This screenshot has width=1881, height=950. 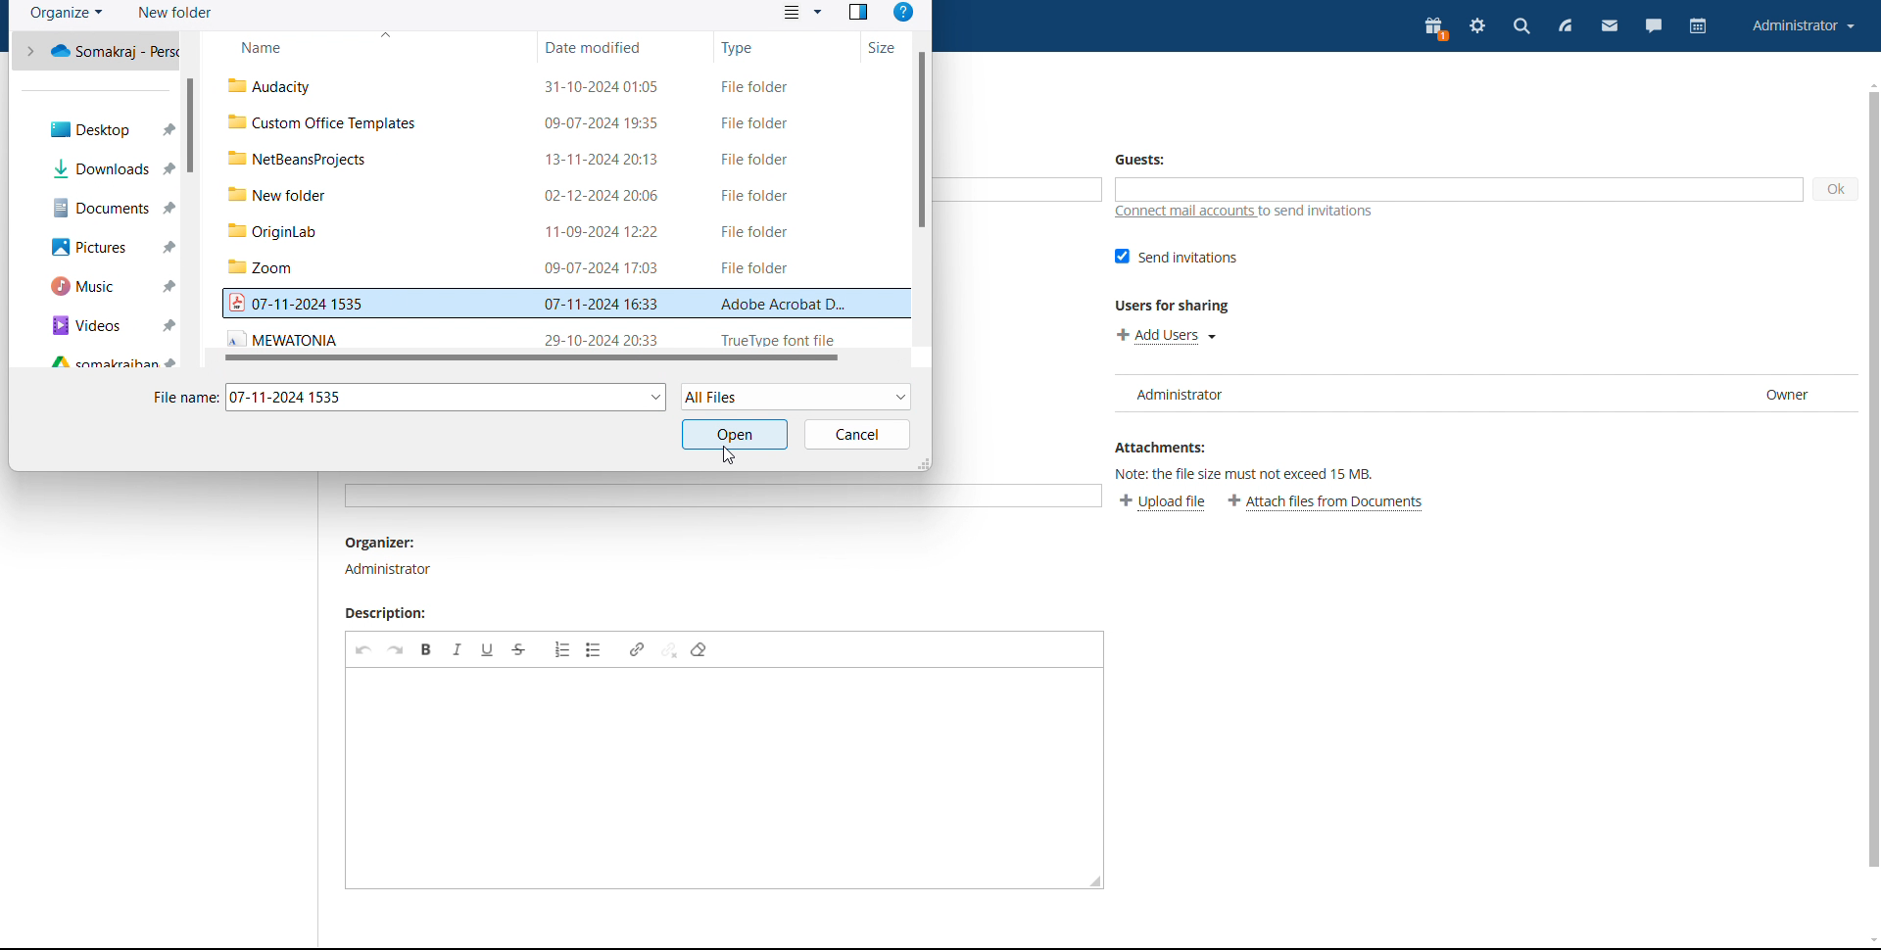 I want to click on date modified, so click(x=623, y=45).